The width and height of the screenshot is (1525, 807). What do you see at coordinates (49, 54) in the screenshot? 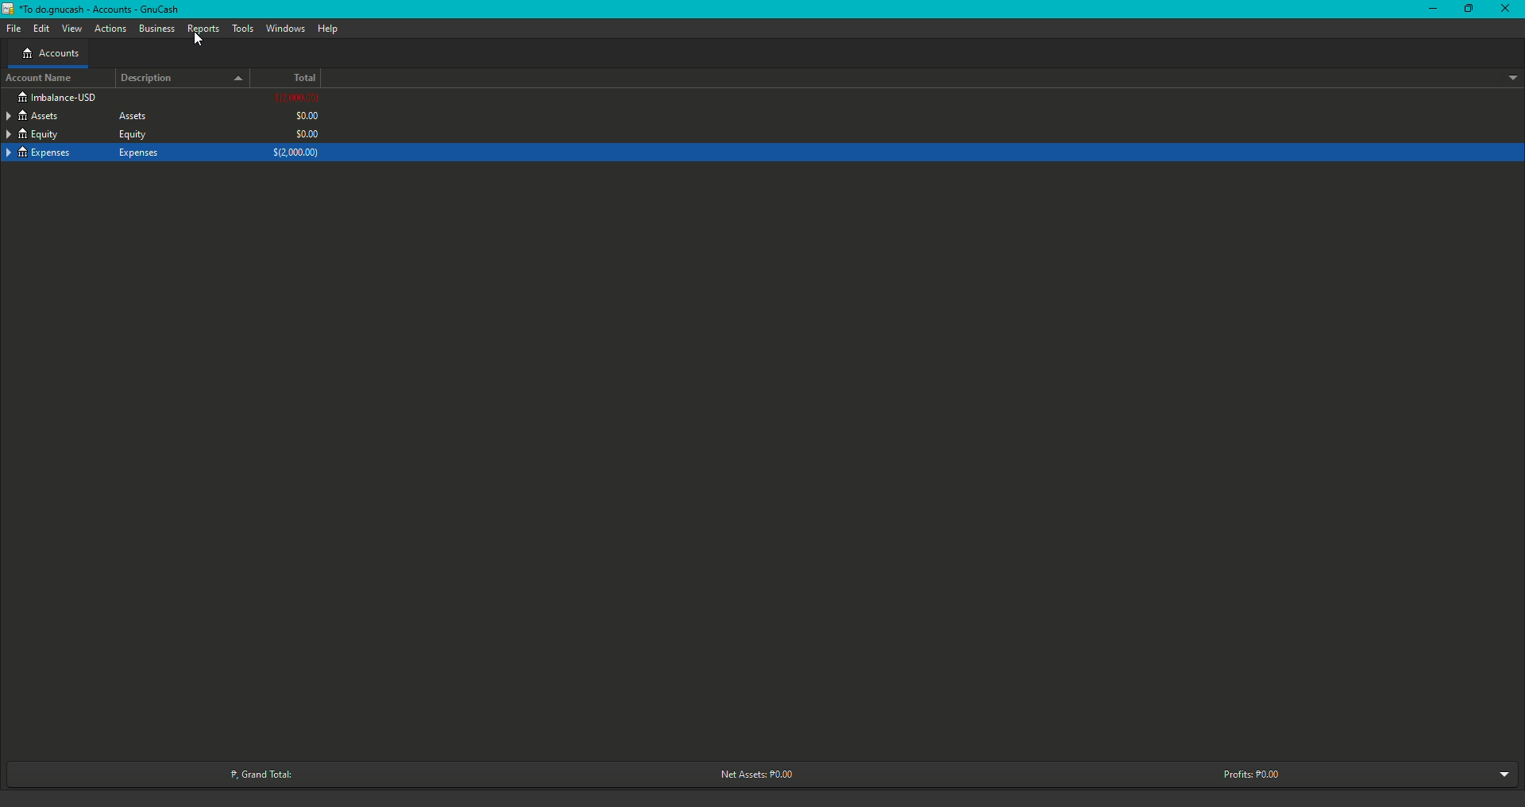
I see `Accounts` at bounding box center [49, 54].